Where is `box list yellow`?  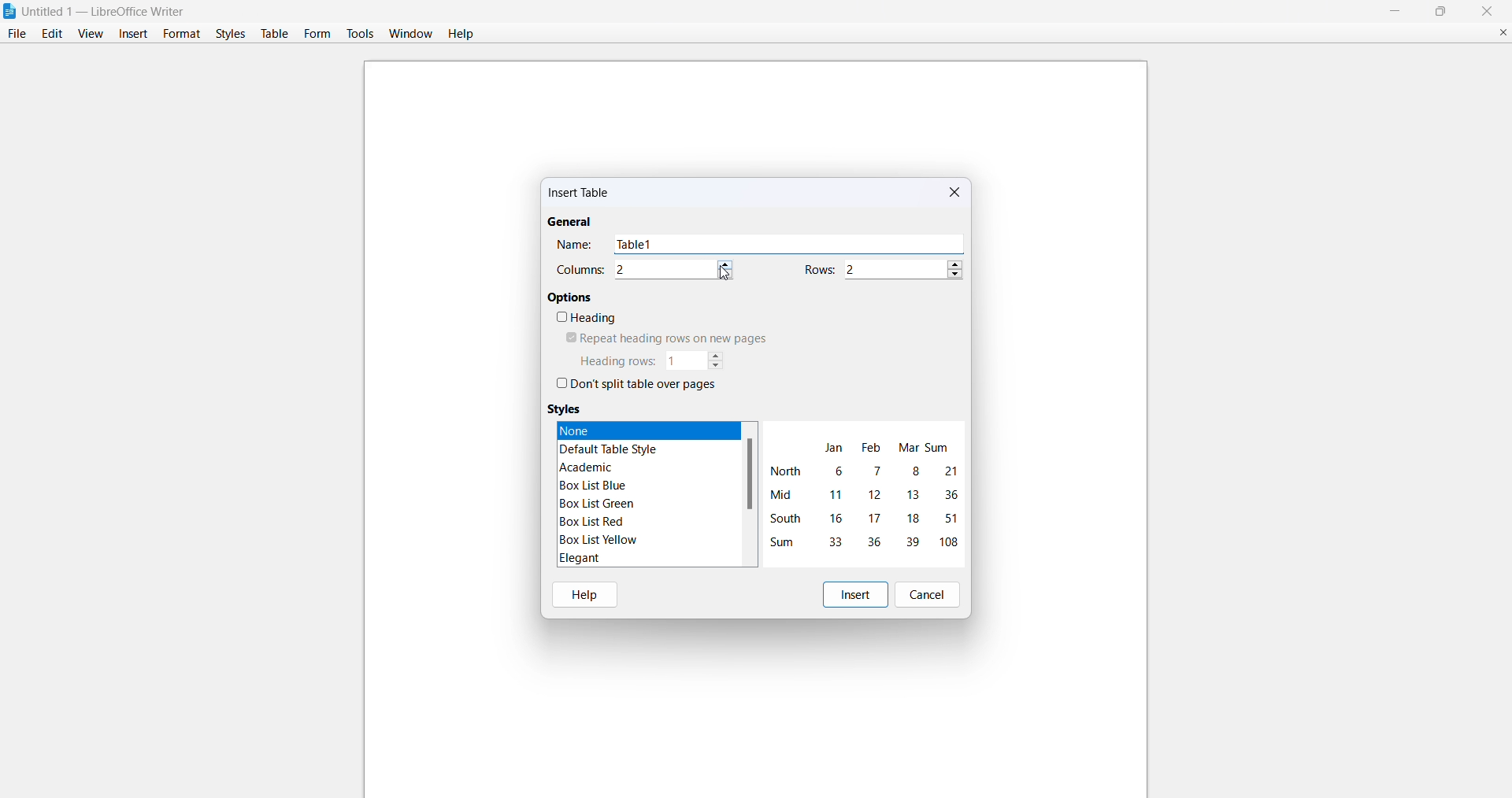
box list yellow is located at coordinates (596, 541).